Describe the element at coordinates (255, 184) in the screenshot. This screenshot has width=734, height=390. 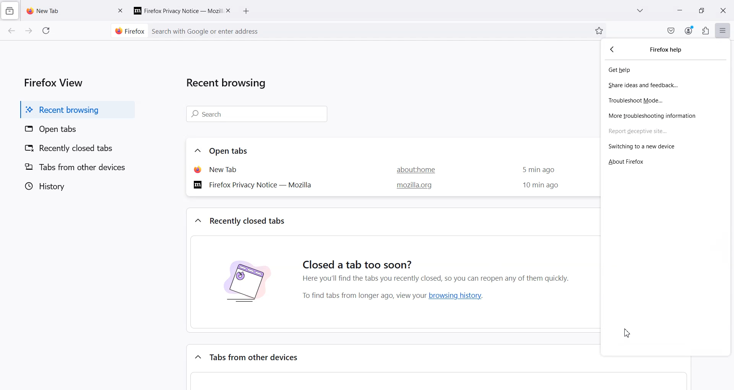
I see ` Firefox Privacy Notice — Mozilla` at that location.